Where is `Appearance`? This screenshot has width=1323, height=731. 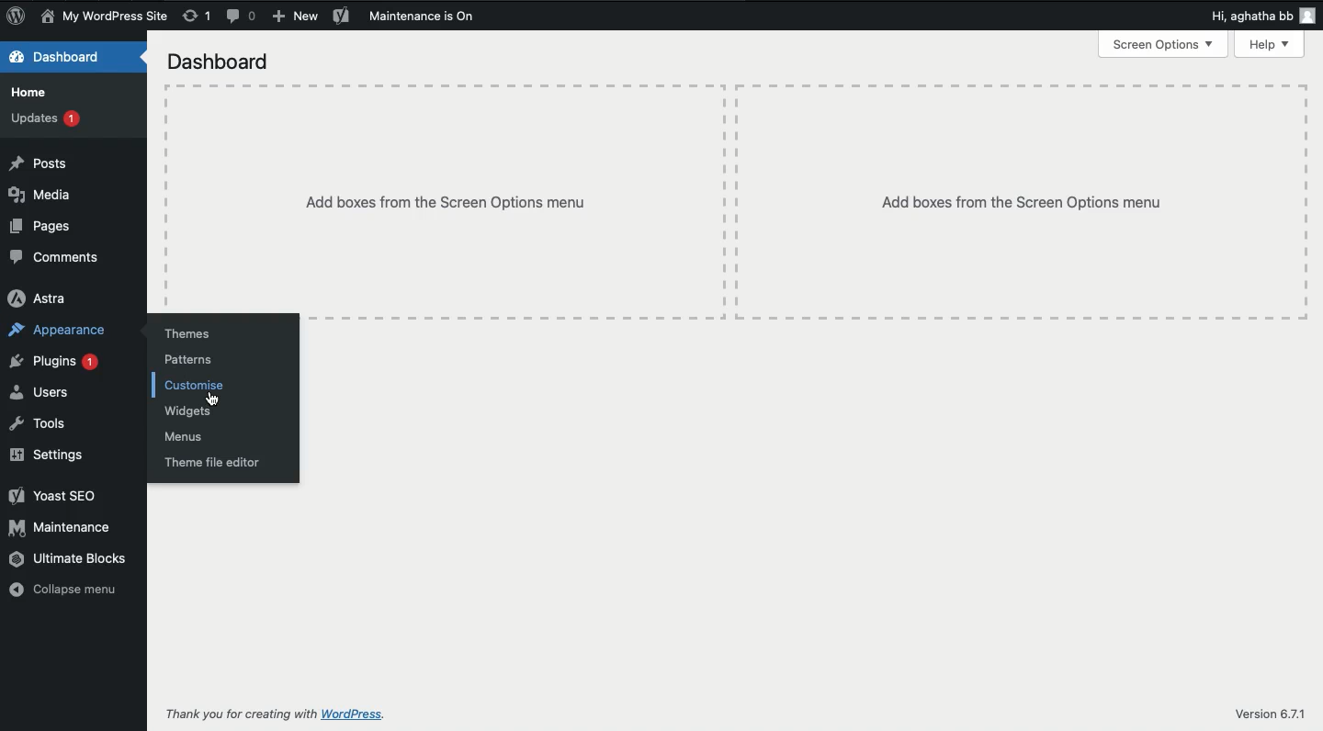
Appearance is located at coordinates (59, 332).